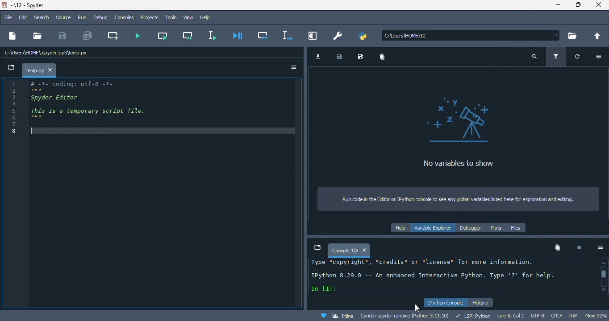 This screenshot has height=321, width=609. I want to click on run selection, so click(209, 36).